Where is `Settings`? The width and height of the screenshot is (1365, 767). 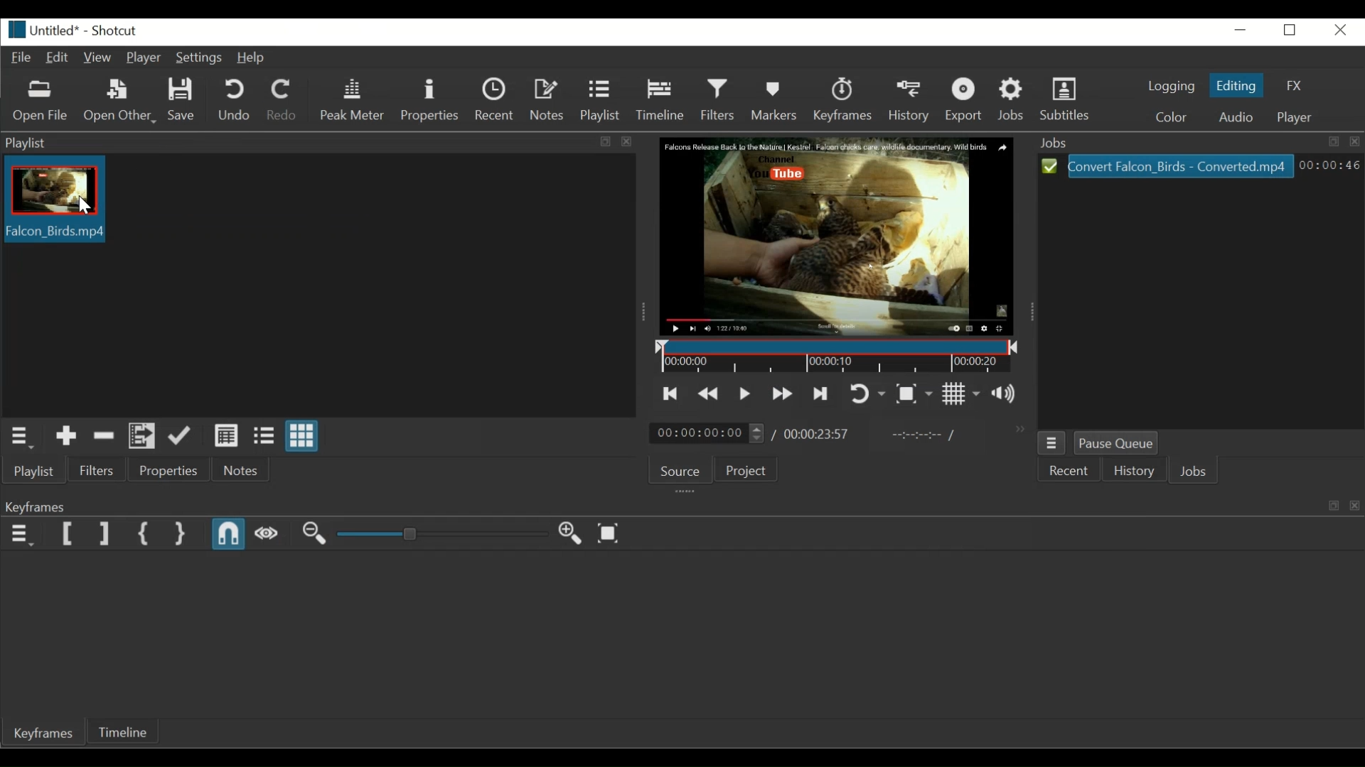 Settings is located at coordinates (198, 59).